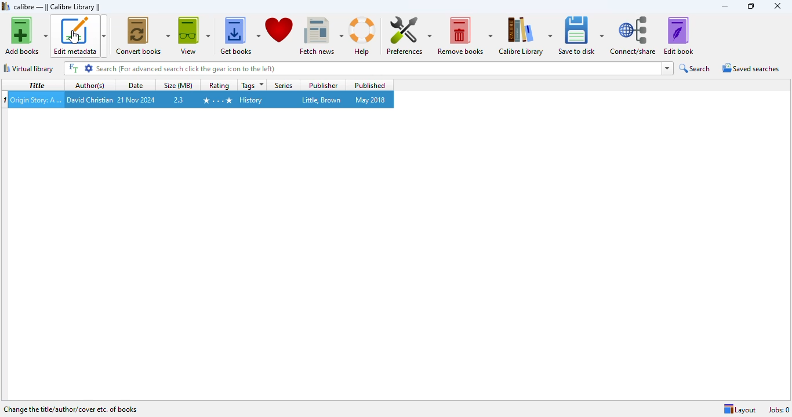 The width and height of the screenshot is (792, 417). Describe the element at coordinates (525, 35) in the screenshot. I see `calibre library` at that location.